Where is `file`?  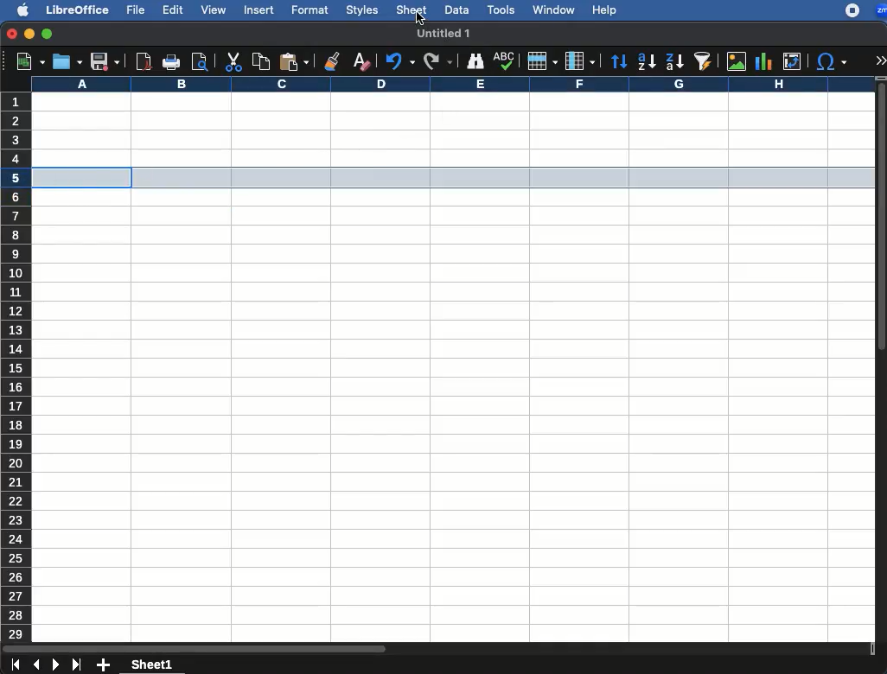
file is located at coordinates (135, 10).